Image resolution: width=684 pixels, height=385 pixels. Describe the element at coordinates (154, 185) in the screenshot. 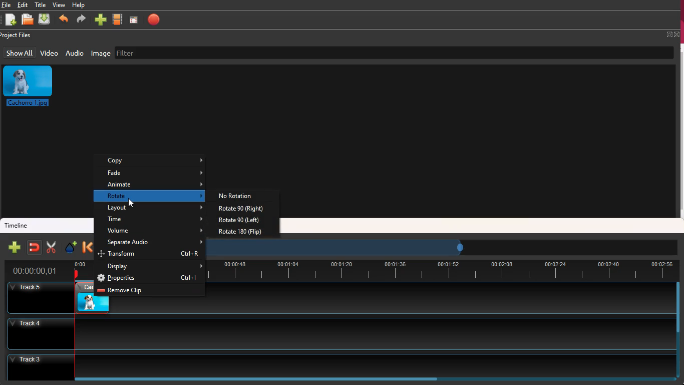

I see `animate` at that location.